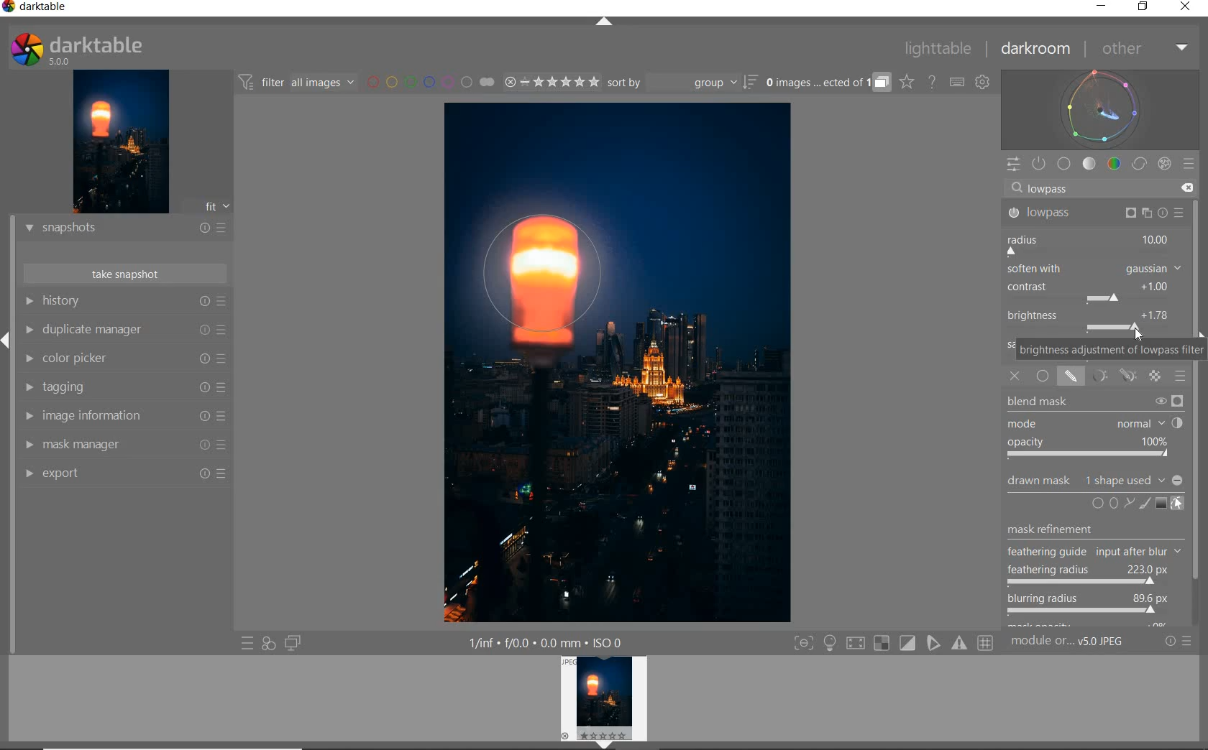 The image size is (1208, 750). What do you see at coordinates (605, 22) in the screenshot?
I see `EXPAND/COLLAPSE` at bounding box center [605, 22].